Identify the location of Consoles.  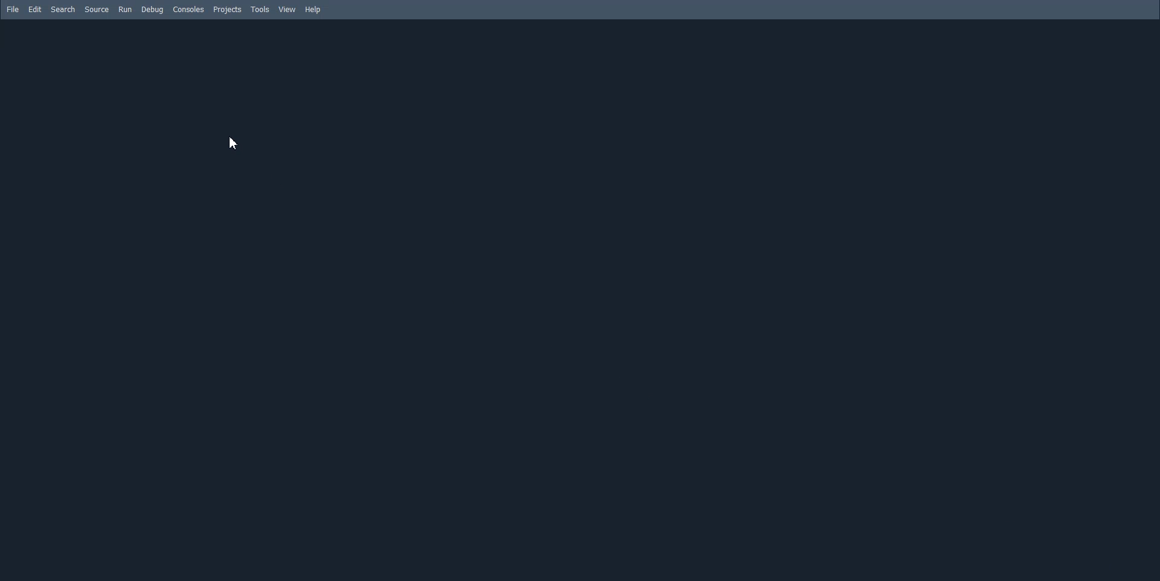
(188, 9).